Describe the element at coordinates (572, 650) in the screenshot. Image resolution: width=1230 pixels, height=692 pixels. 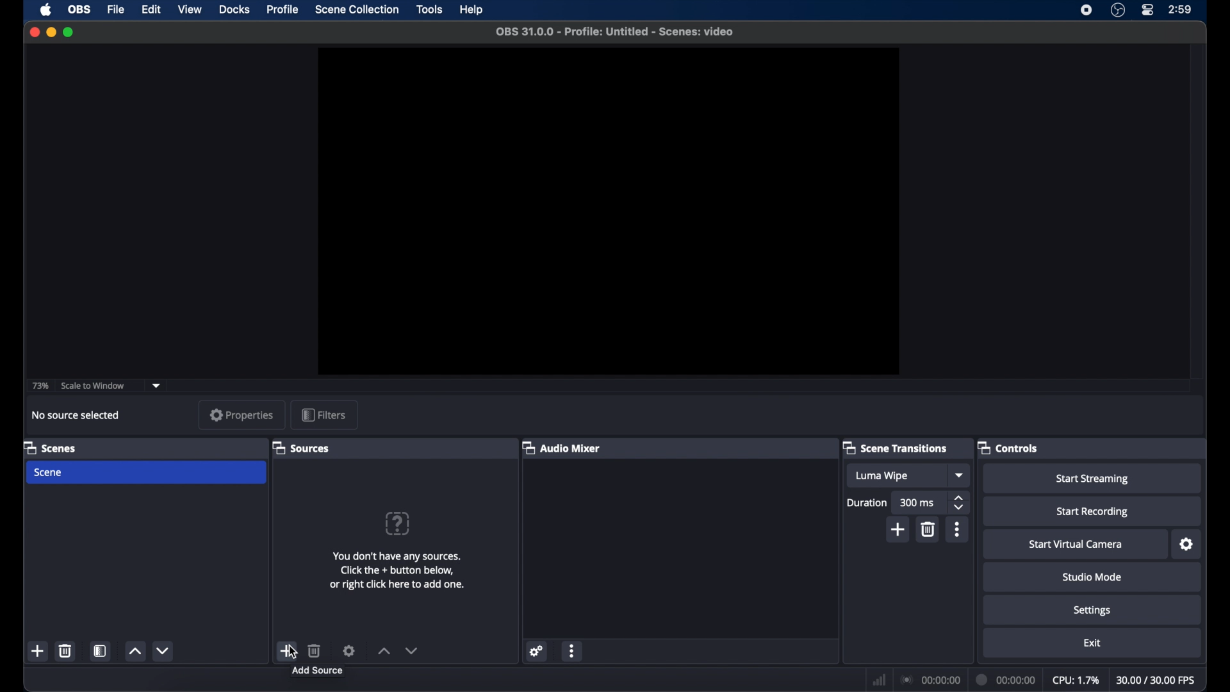
I see `more options` at that location.